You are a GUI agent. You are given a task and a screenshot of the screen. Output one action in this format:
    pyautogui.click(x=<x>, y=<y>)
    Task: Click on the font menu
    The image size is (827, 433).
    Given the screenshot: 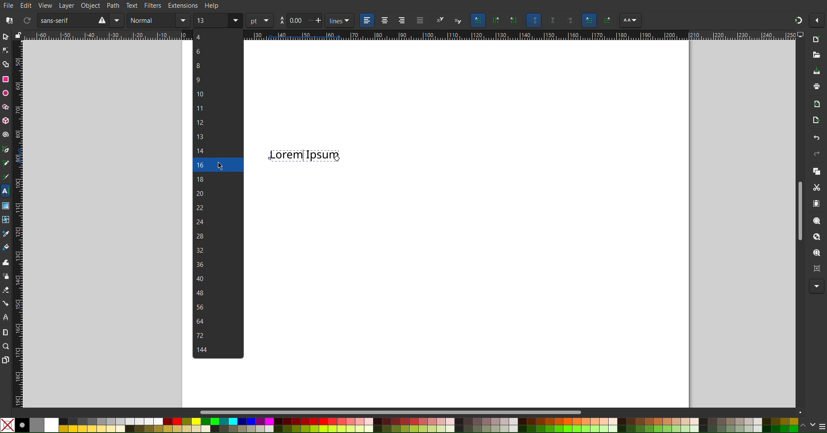 What is the action you would take?
    pyautogui.click(x=118, y=20)
    